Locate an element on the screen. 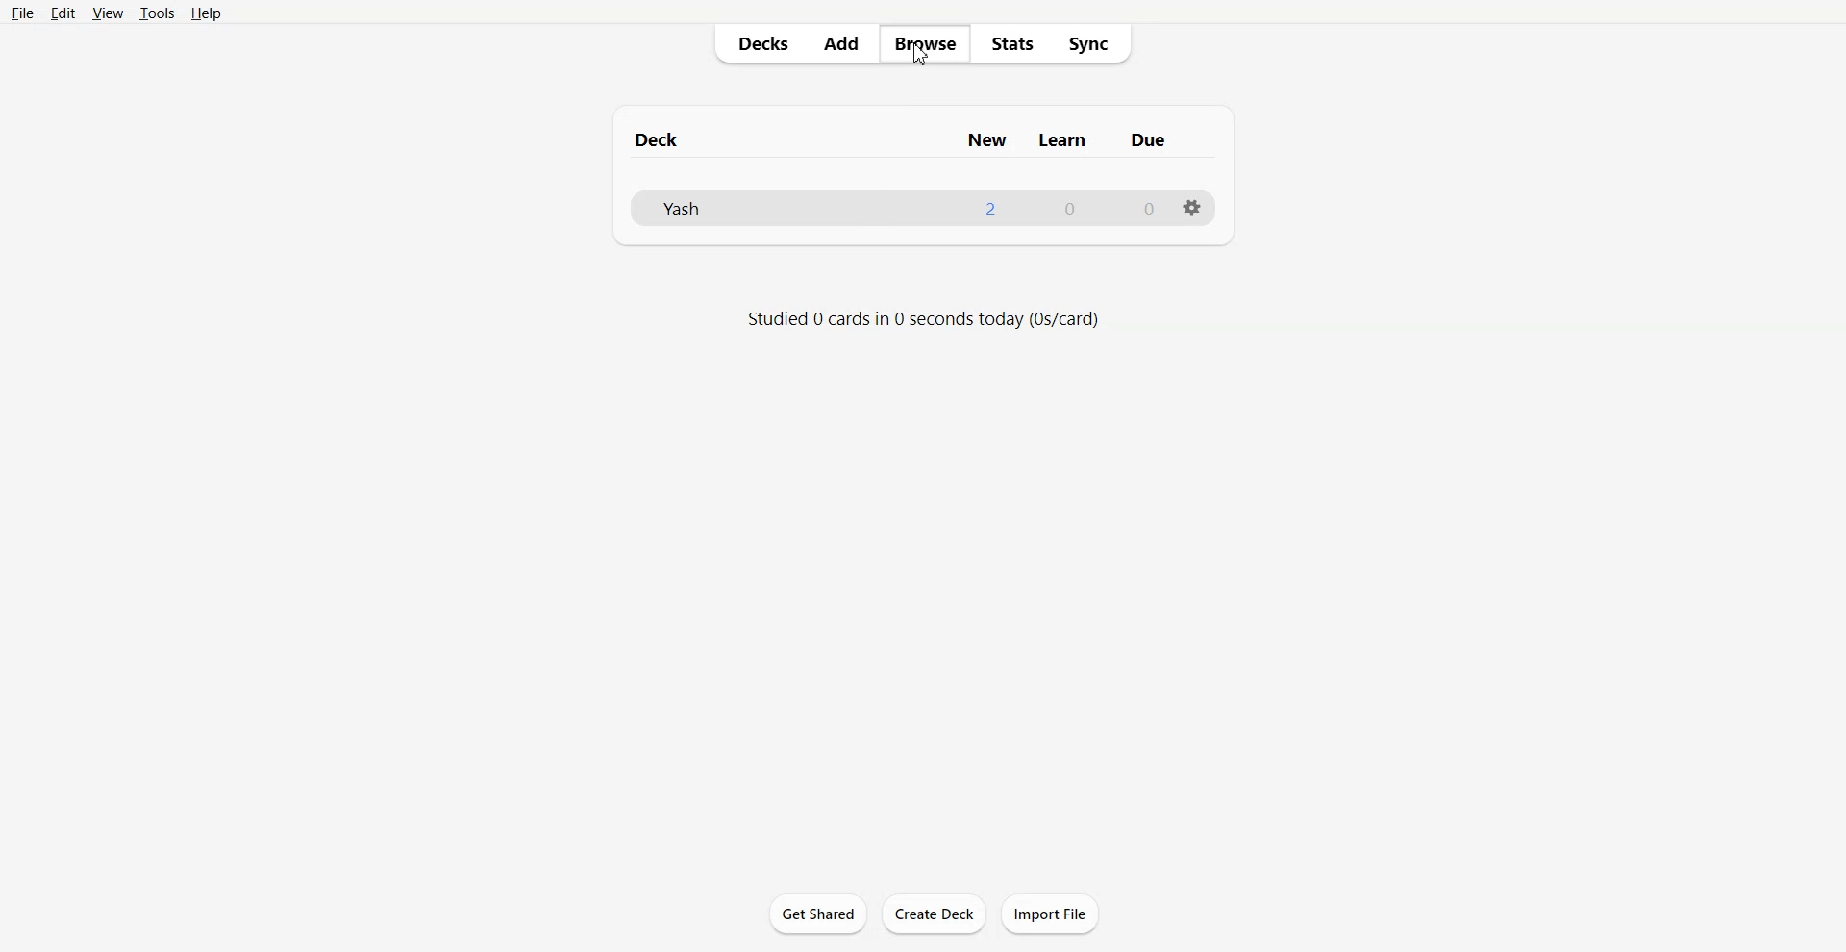 This screenshot has height=952, width=1846. Stats is located at coordinates (1011, 44).